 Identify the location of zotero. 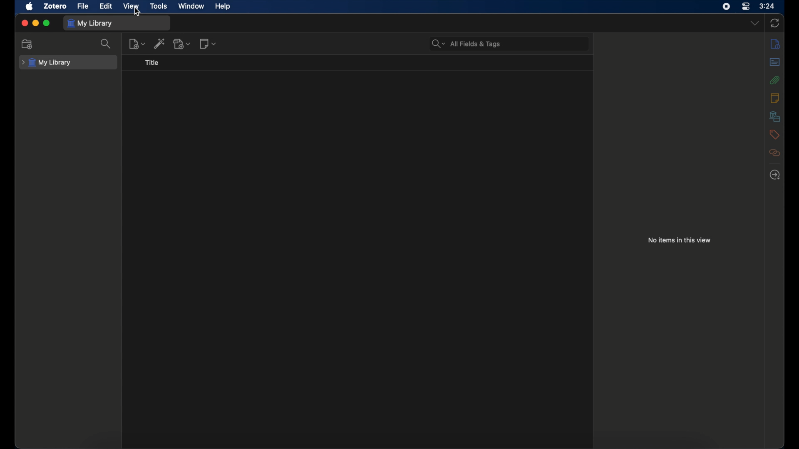
(55, 6).